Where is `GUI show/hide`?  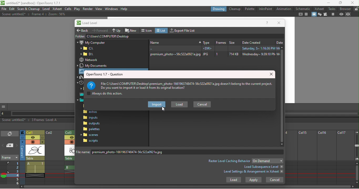
GUI show/hide is located at coordinates (4, 107).